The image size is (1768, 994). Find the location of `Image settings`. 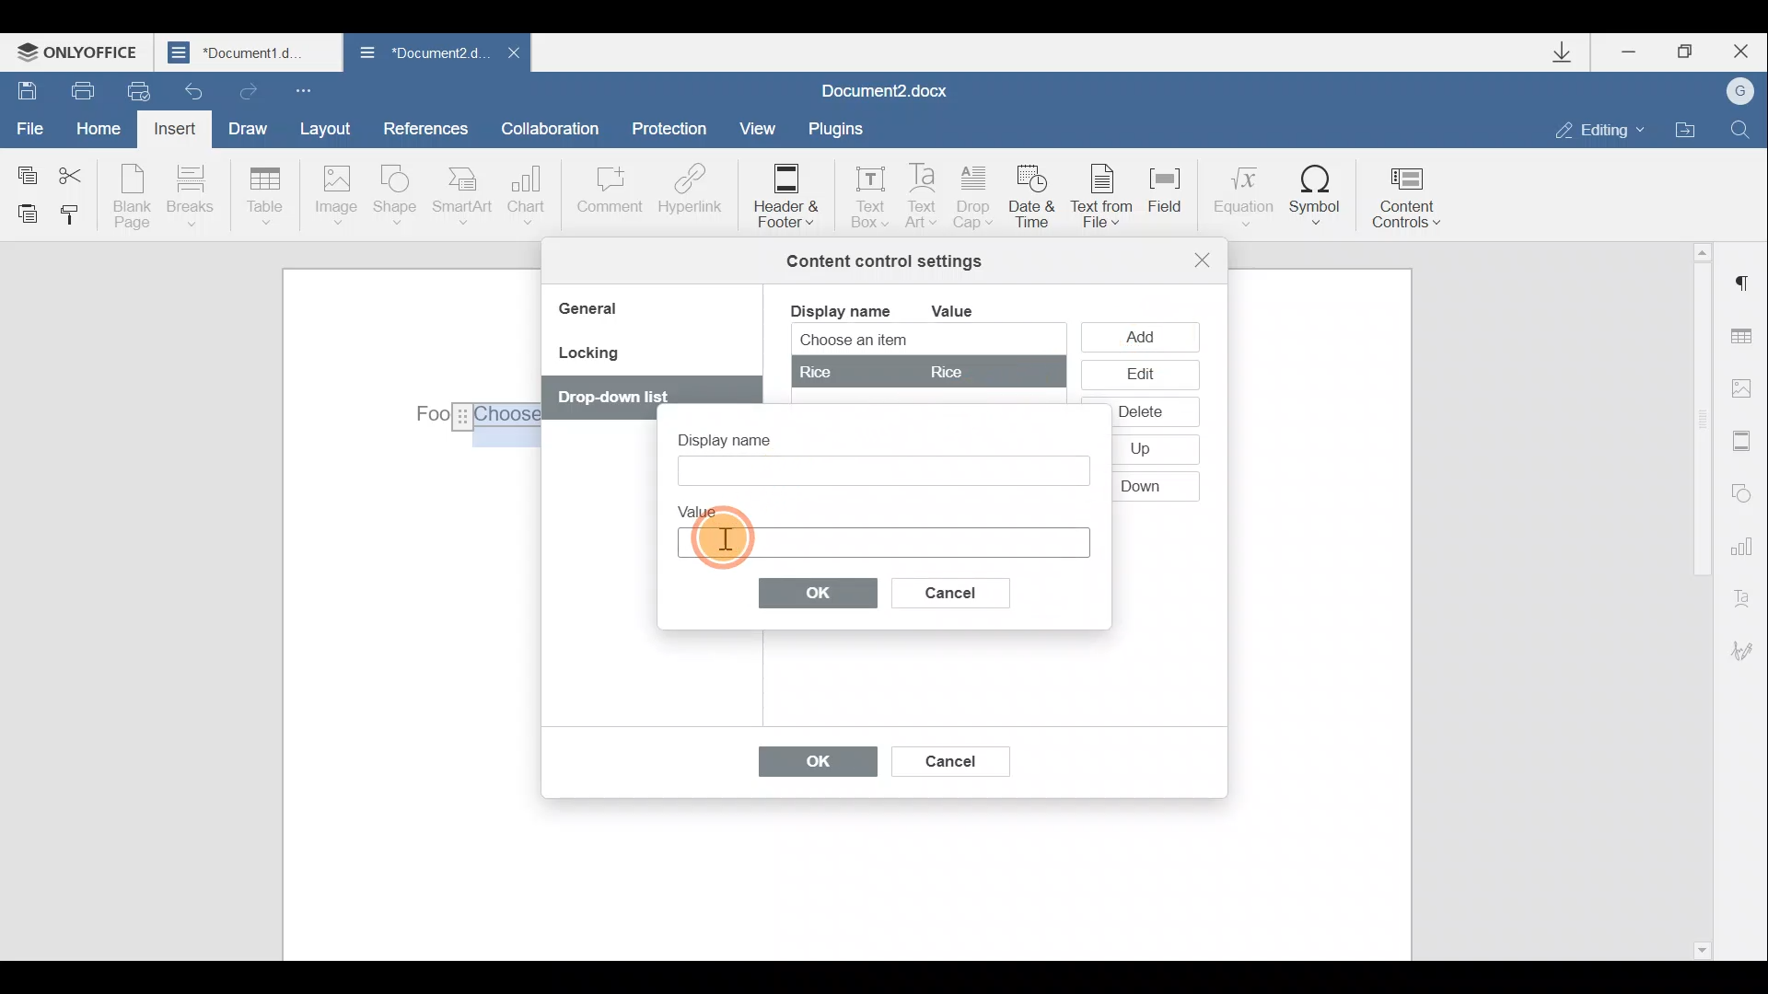

Image settings is located at coordinates (1746, 388).